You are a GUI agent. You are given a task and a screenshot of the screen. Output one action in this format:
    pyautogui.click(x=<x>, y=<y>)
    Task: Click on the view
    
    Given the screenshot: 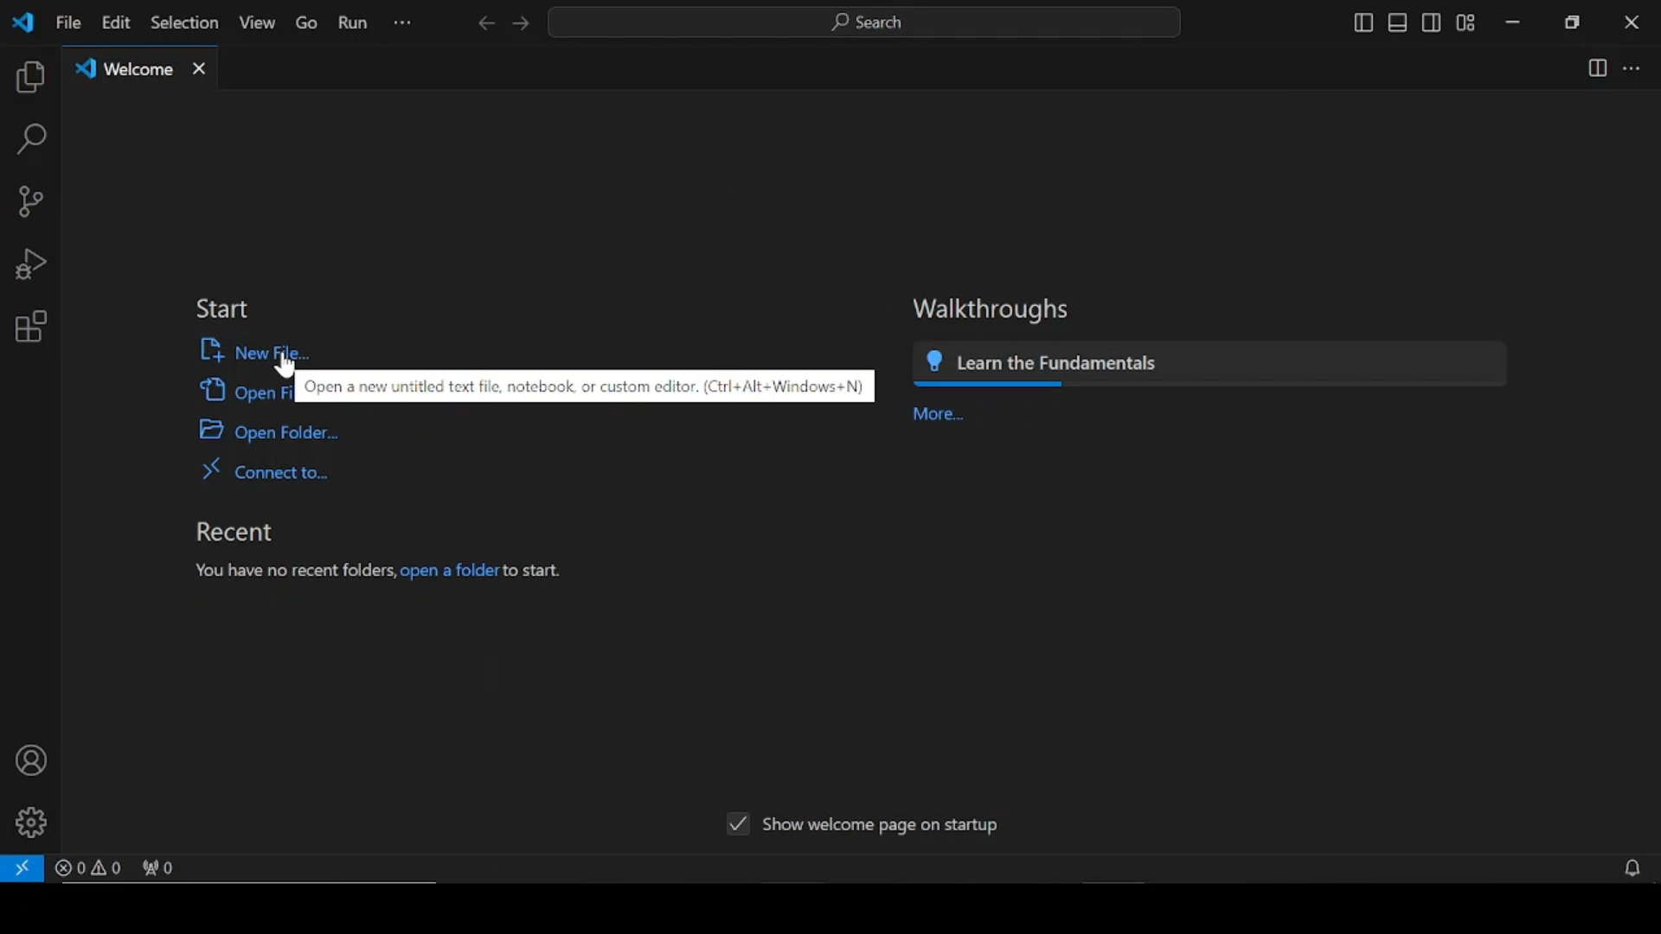 What is the action you would take?
    pyautogui.click(x=256, y=22)
    